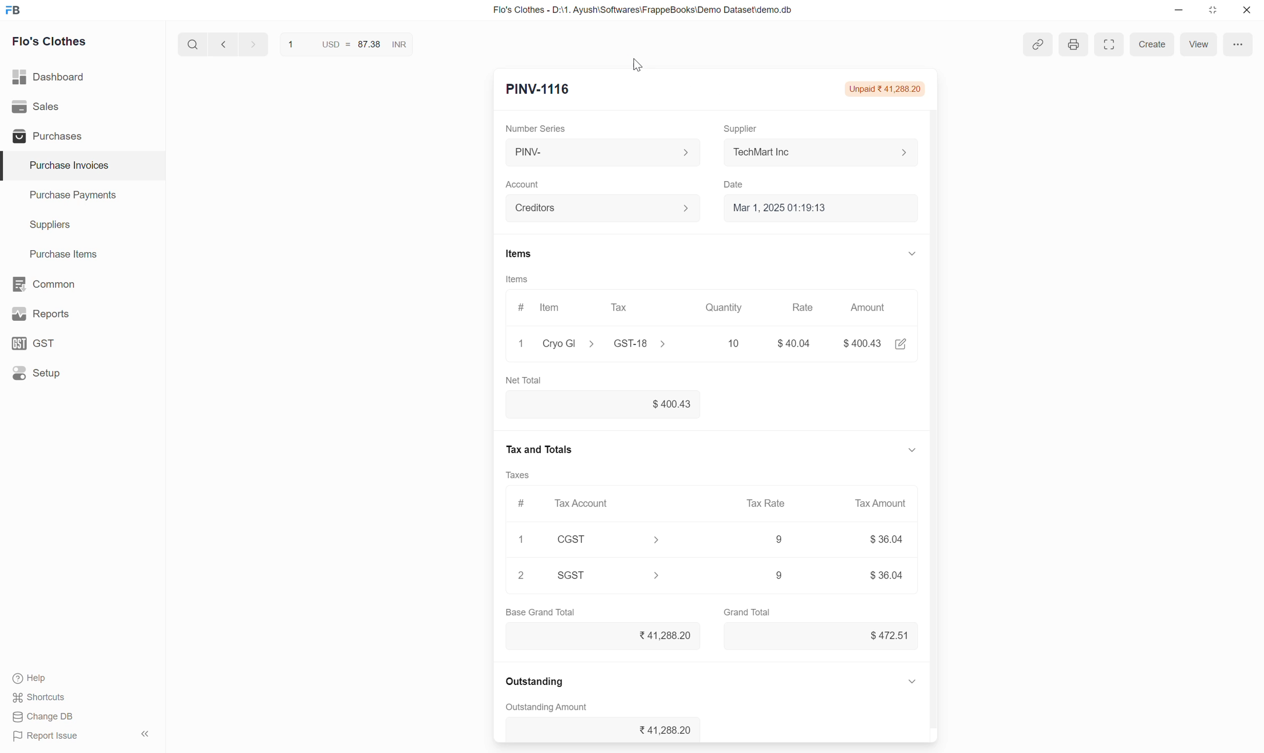 The width and height of the screenshot is (1264, 753). I want to click on edit, so click(902, 345).